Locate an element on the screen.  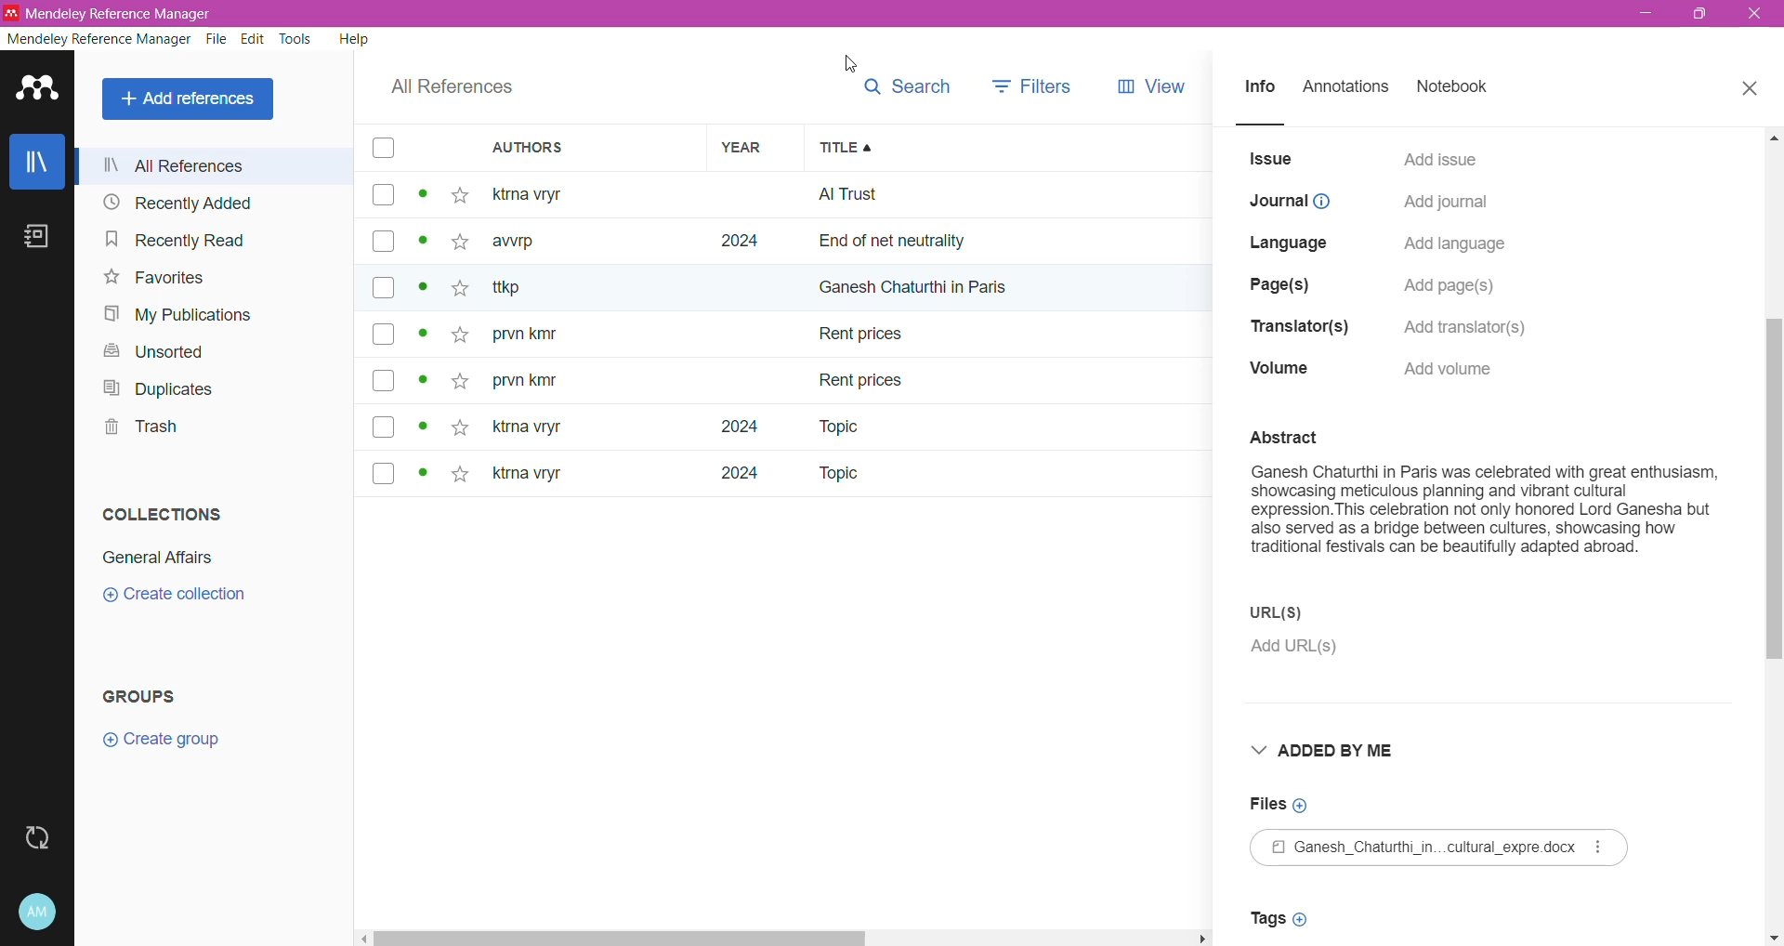
Language is located at coordinates (1293, 240).